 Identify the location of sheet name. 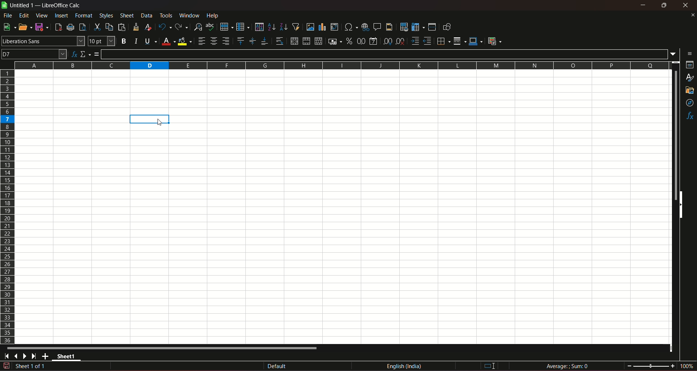
(19, 5).